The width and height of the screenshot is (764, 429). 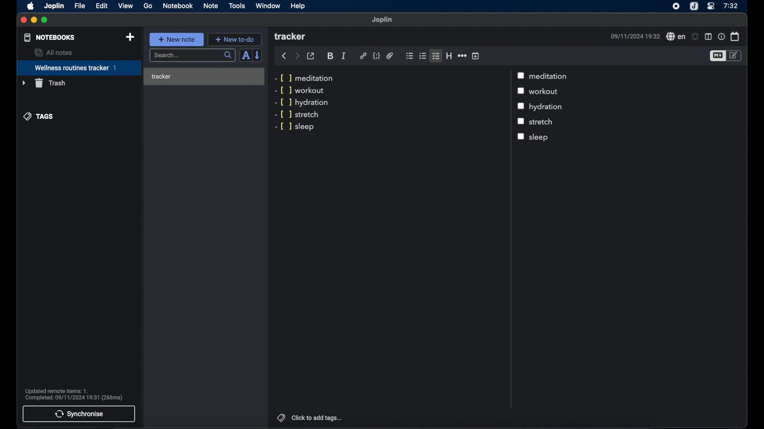 What do you see at coordinates (298, 6) in the screenshot?
I see `help` at bounding box center [298, 6].